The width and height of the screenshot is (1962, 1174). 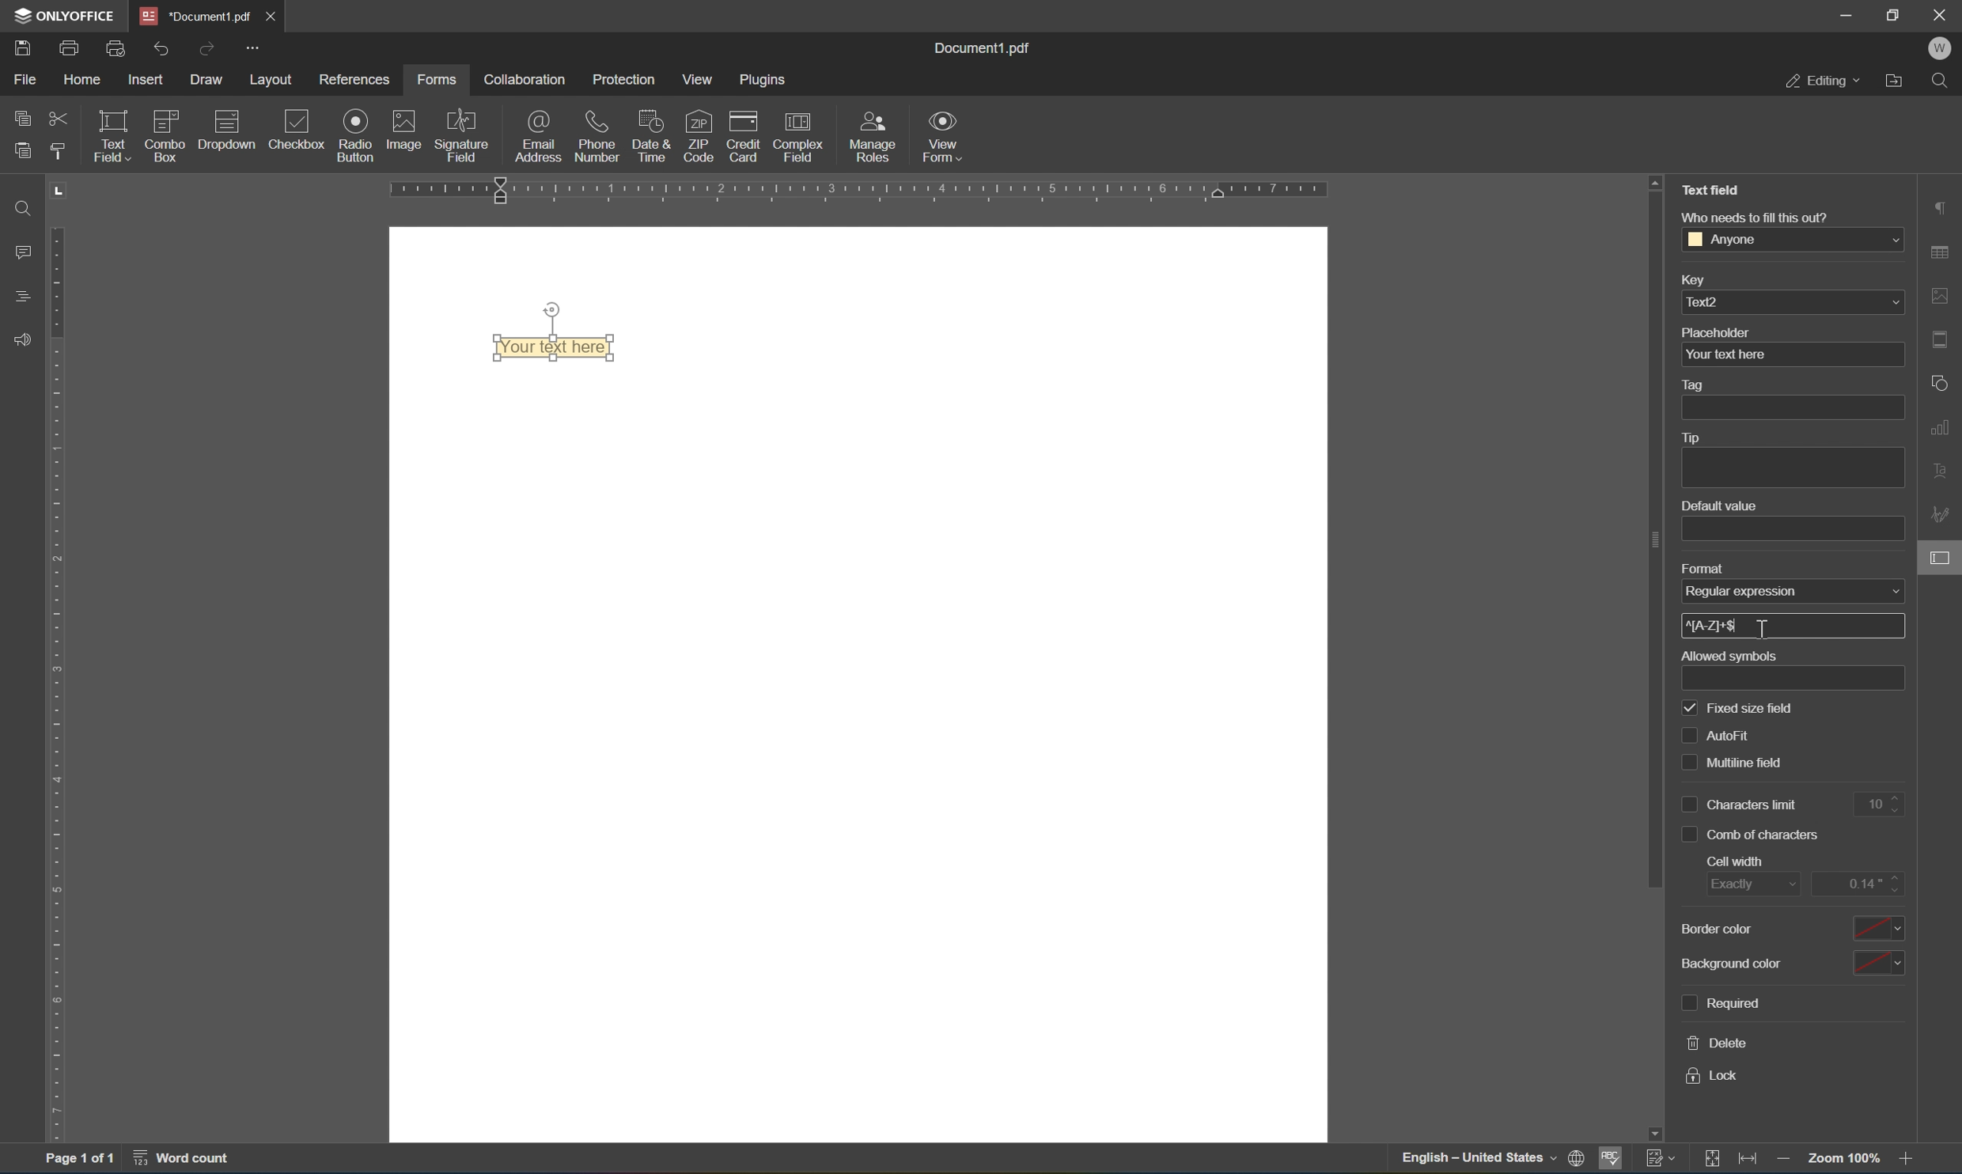 I want to click on open file location, so click(x=1897, y=82).